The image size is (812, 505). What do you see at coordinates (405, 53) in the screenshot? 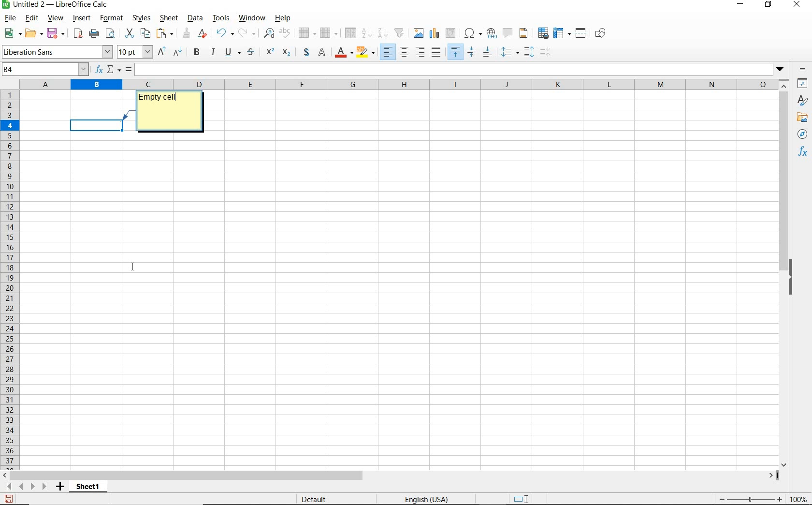
I see `align centre` at bounding box center [405, 53].